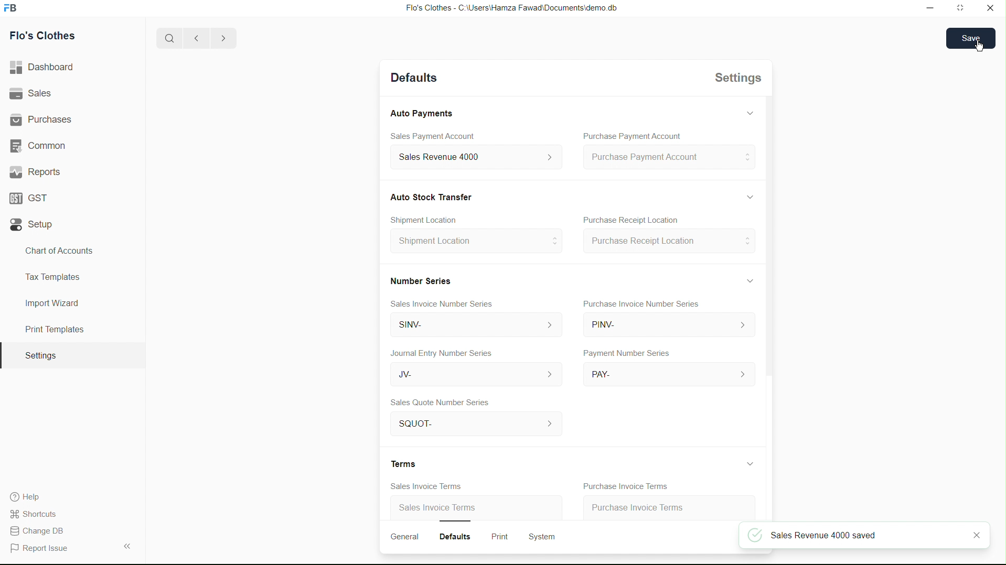 Image resolution: width=1006 pixels, height=565 pixels. Describe the element at coordinates (46, 118) in the screenshot. I see `| Purchases` at that location.